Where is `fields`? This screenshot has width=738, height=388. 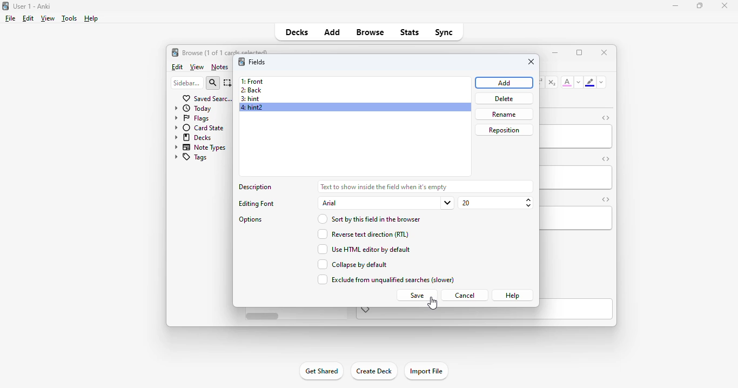 fields is located at coordinates (257, 62).